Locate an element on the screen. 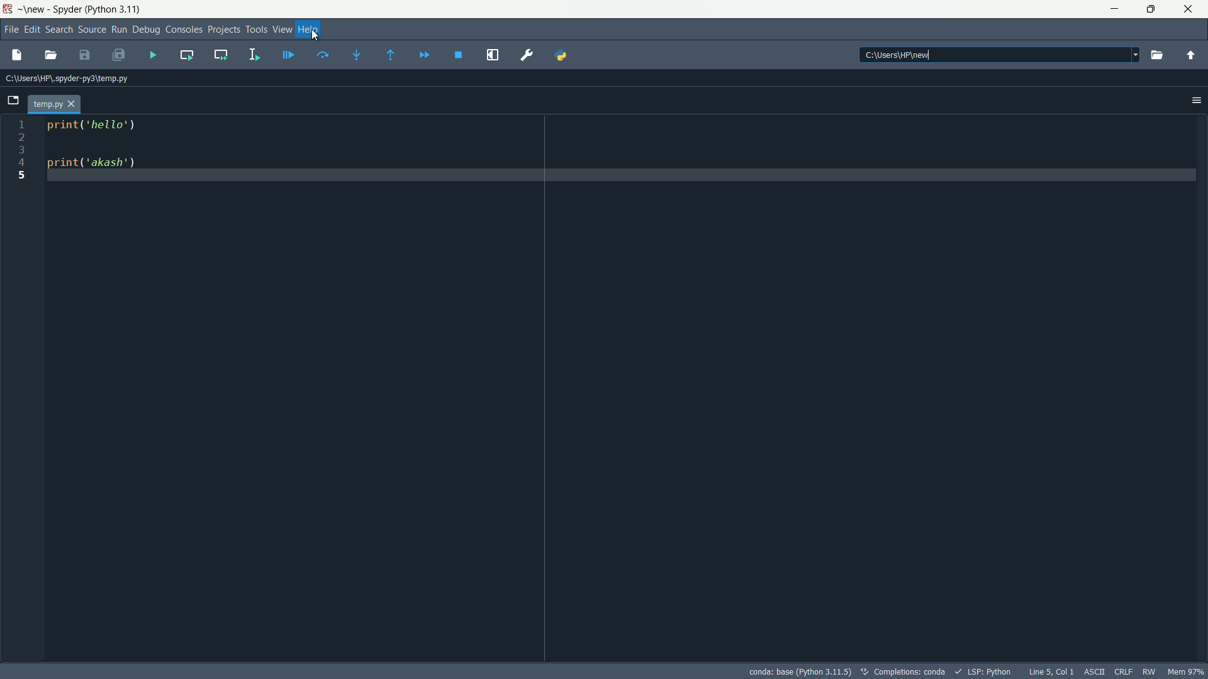 The height and width of the screenshot is (679, 1208). maximize current pane is located at coordinates (495, 56).